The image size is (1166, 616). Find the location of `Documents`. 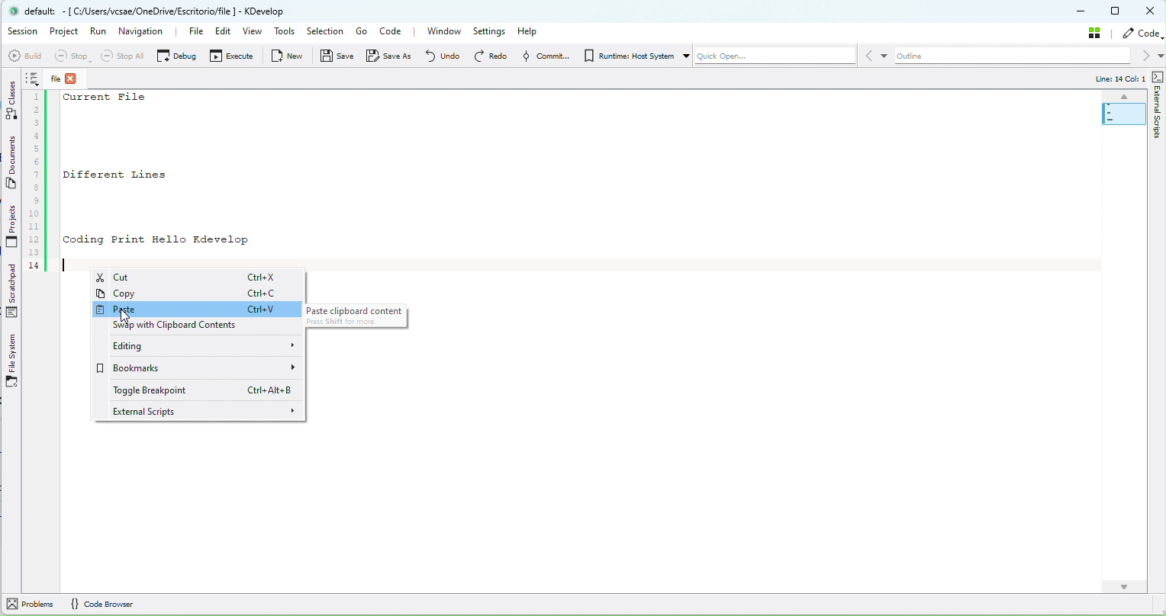

Documents is located at coordinates (13, 165).